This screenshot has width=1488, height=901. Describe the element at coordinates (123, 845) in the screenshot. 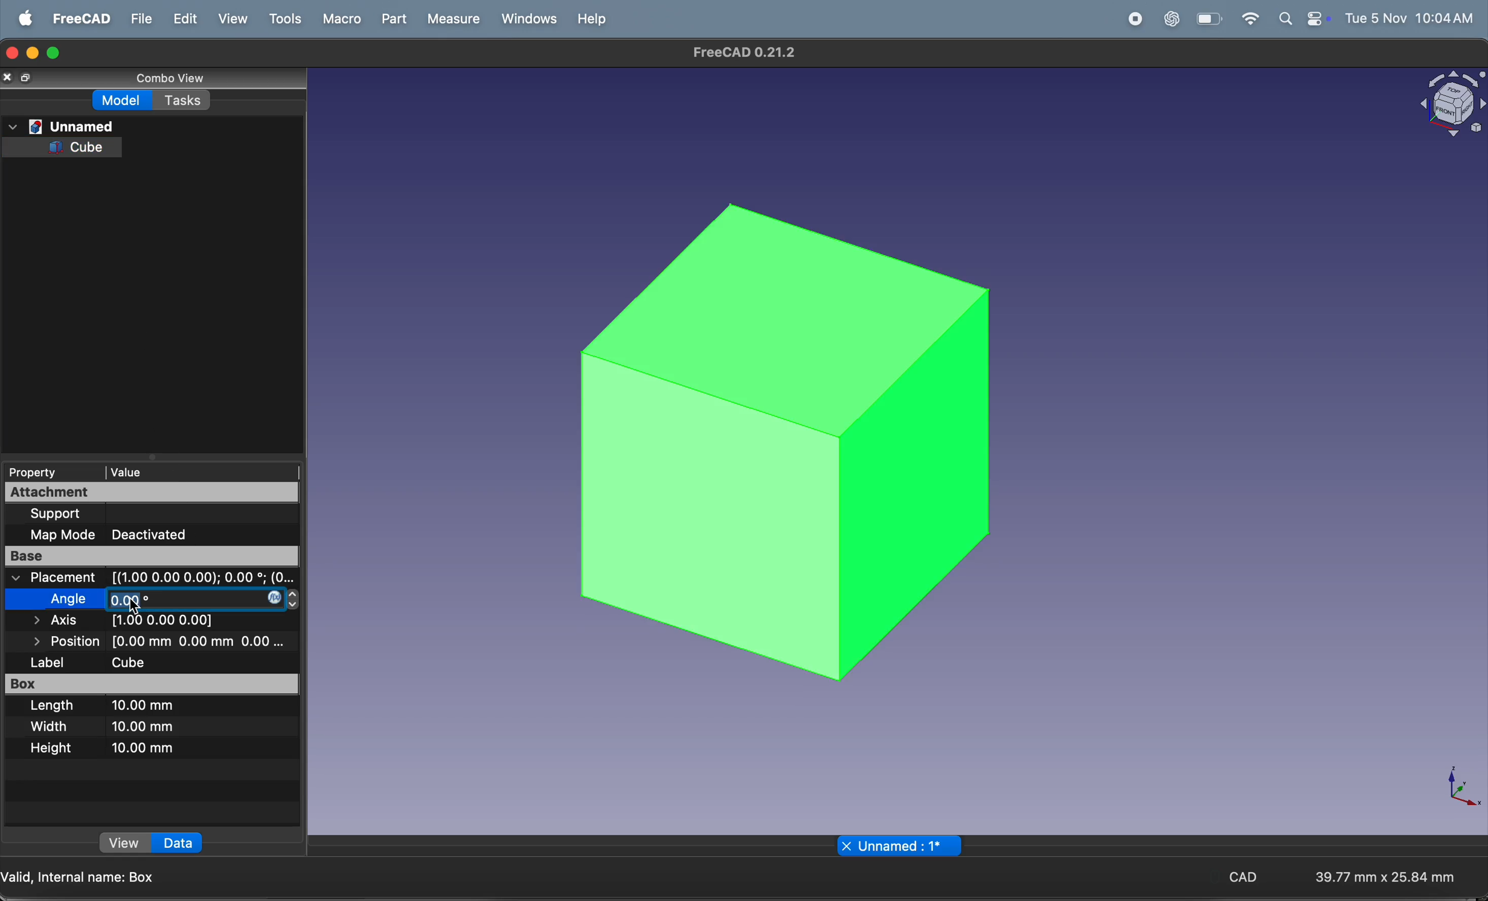

I see `view` at that location.